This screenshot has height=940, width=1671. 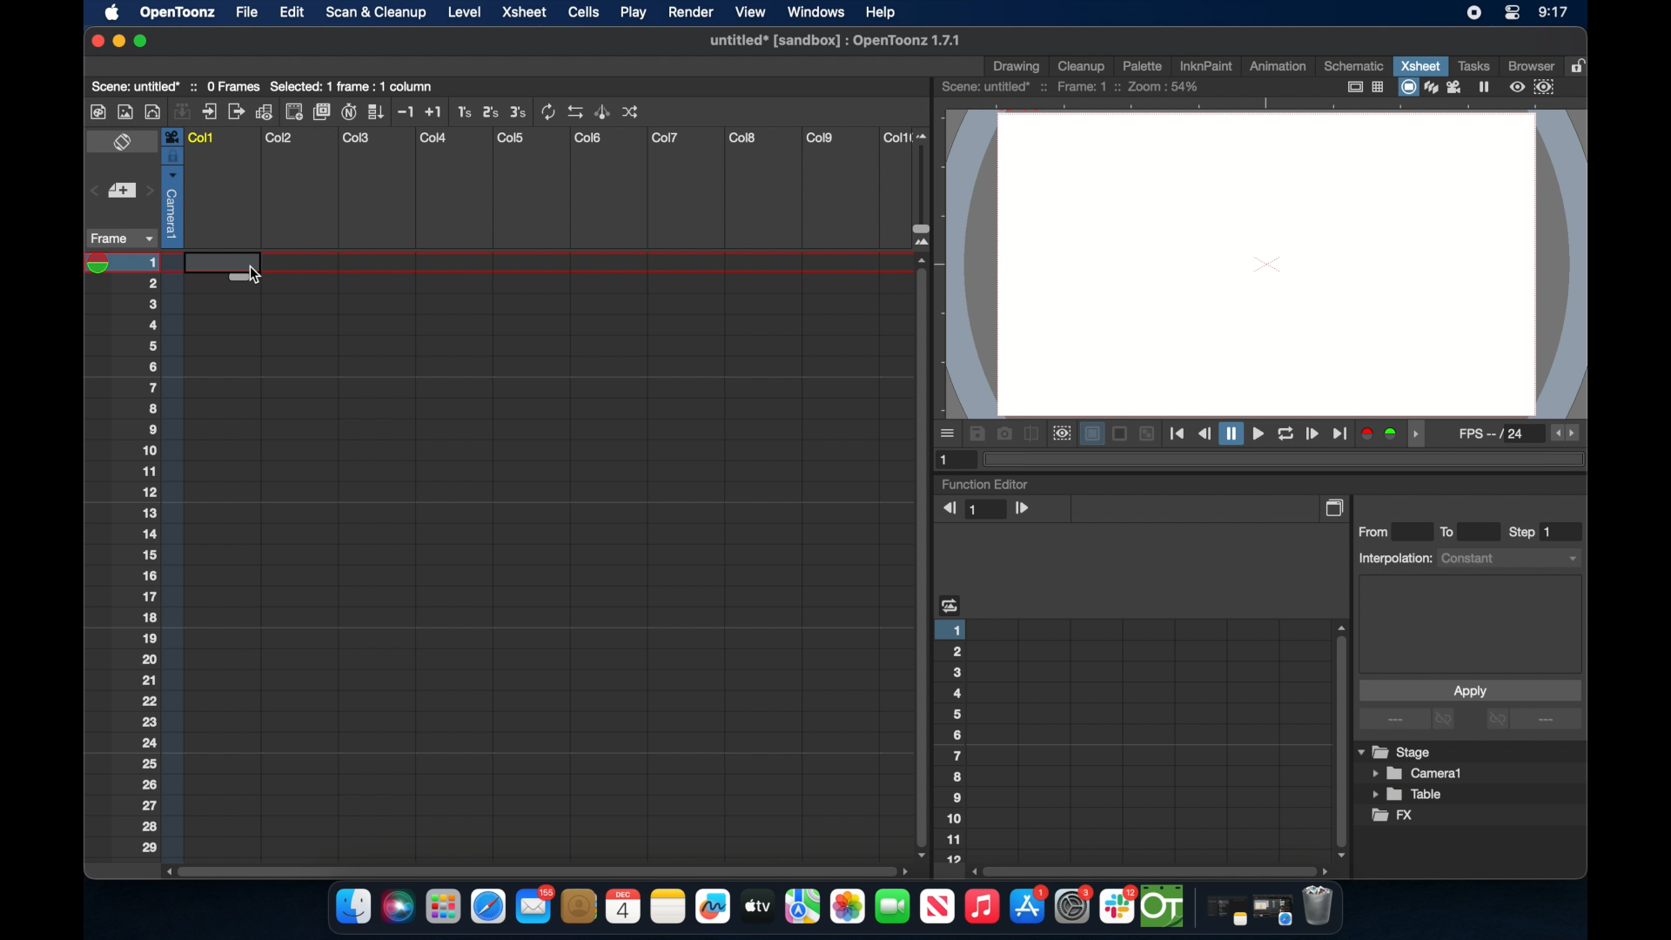 I want to click on drag handle, so click(x=1420, y=434).